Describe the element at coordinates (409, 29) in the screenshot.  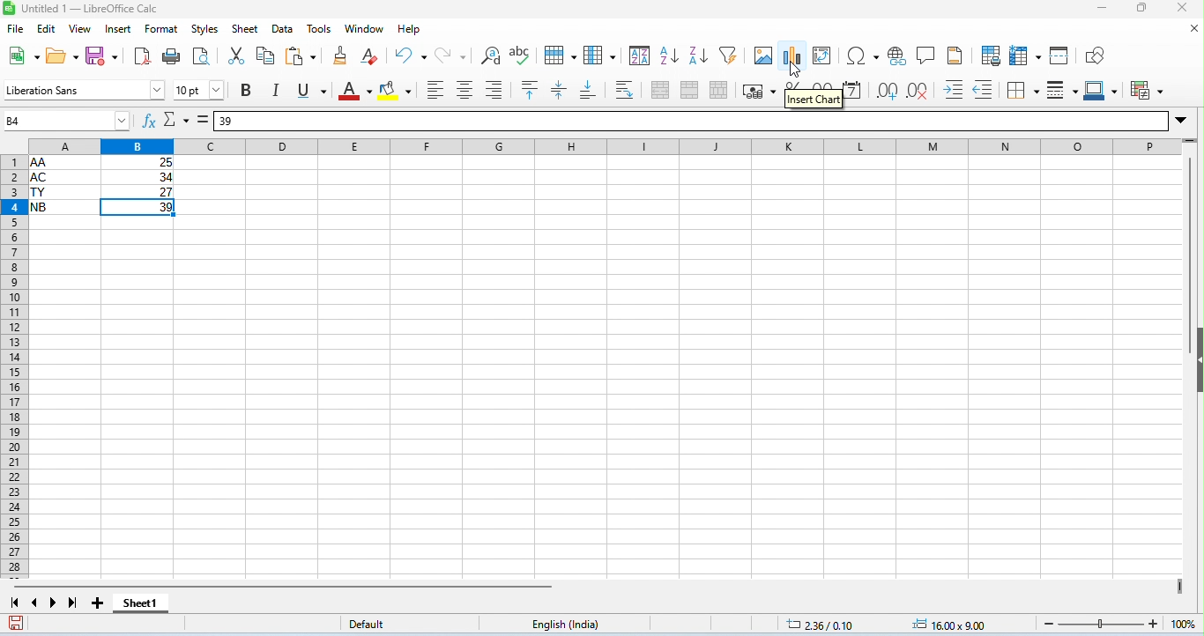
I see `help` at that location.